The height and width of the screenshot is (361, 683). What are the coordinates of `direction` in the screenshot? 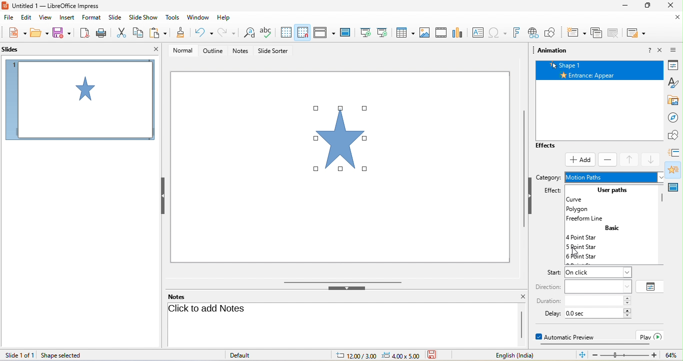 It's located at (548, 287).